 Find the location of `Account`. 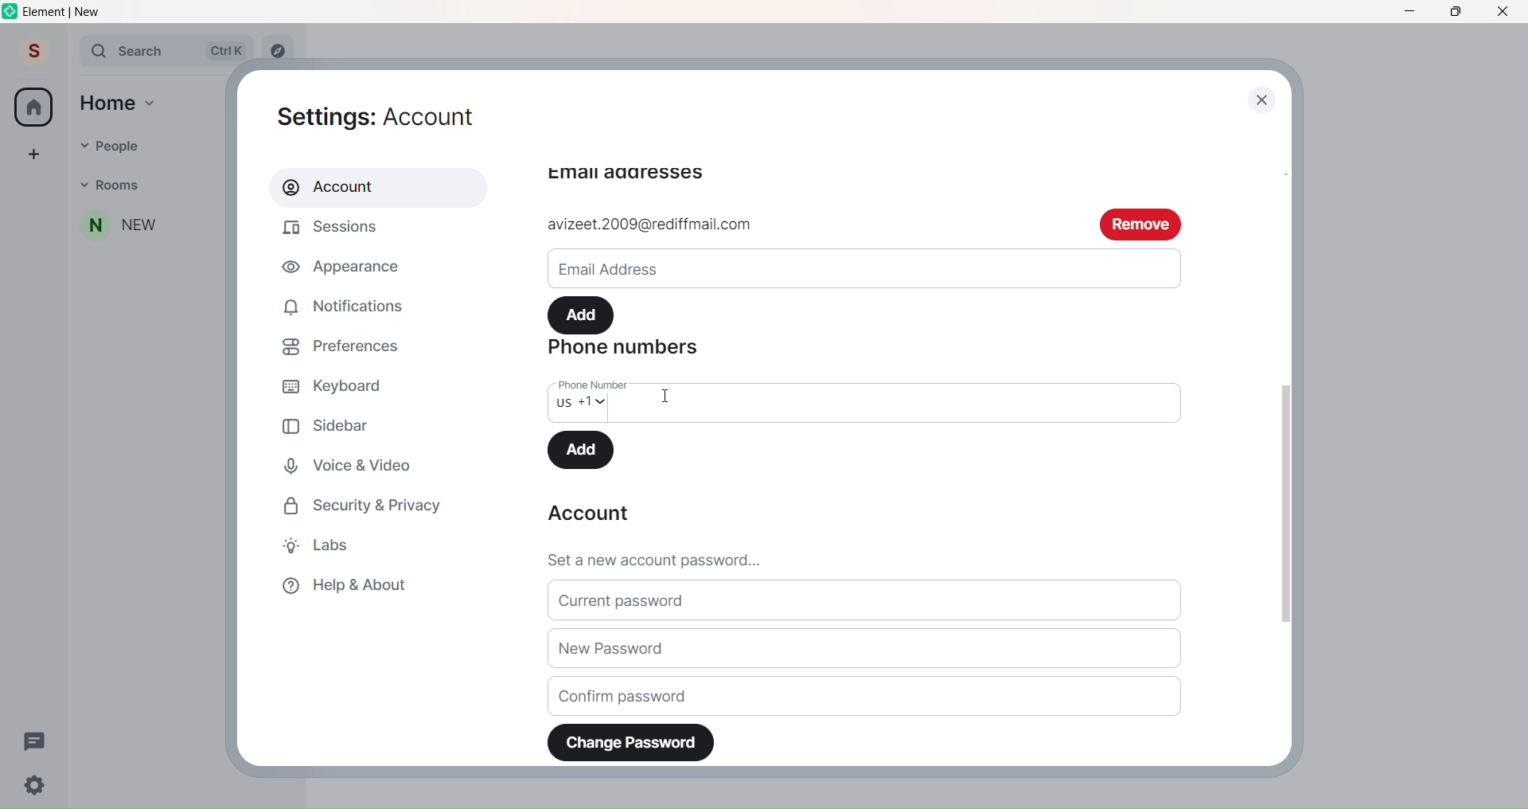

Account is located at coordinates (371, 187).